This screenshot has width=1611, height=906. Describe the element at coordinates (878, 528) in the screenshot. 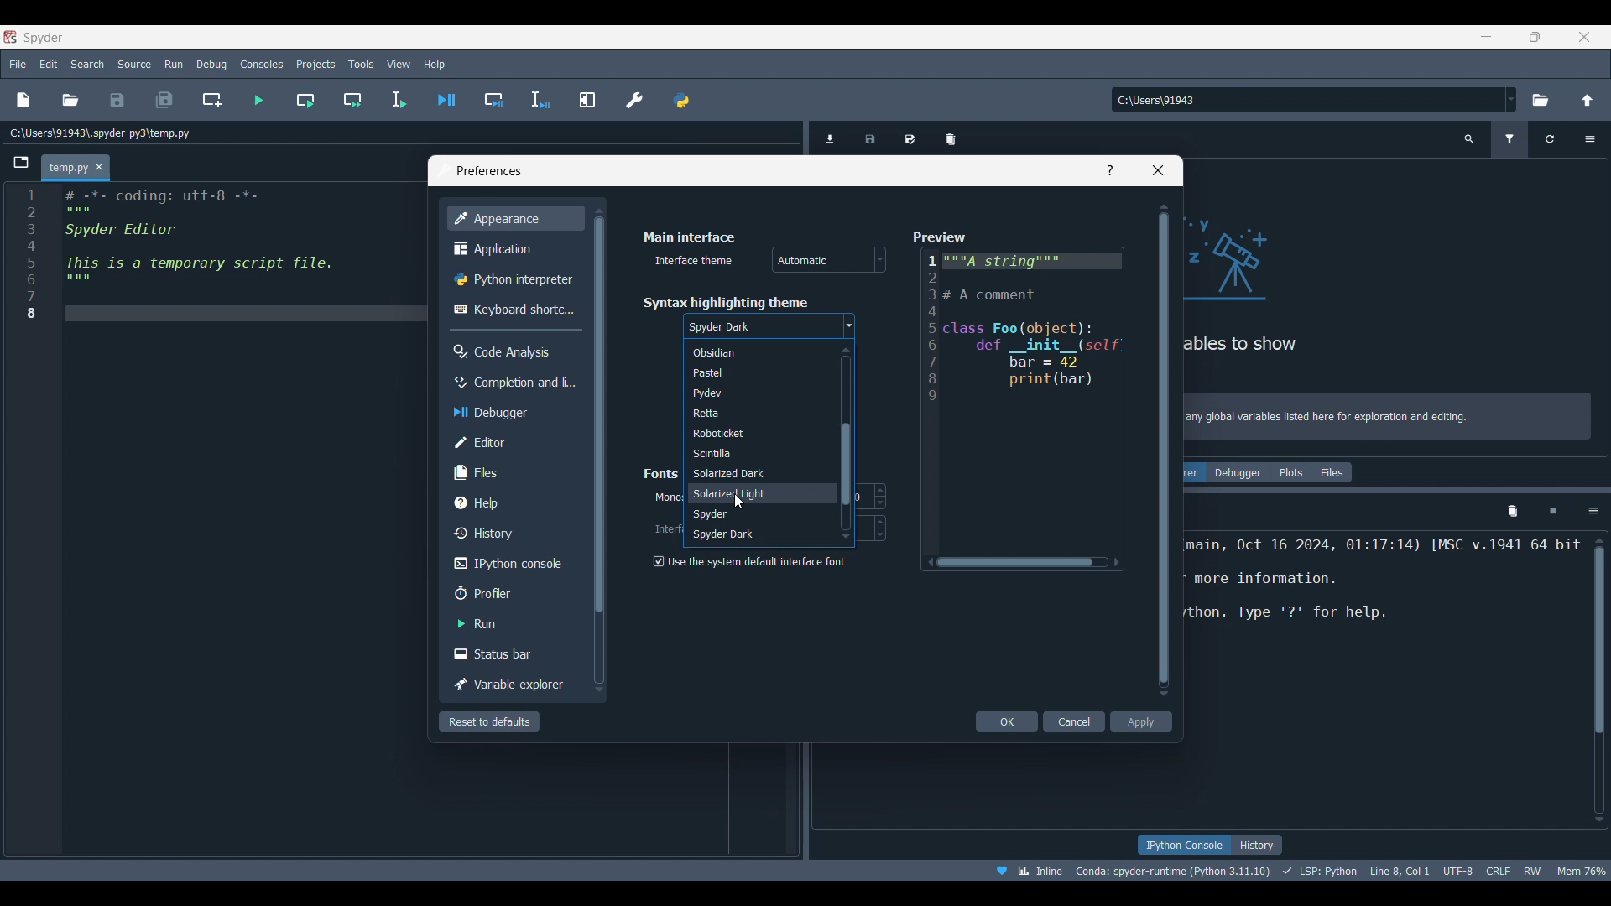

I see `font size` at that location.